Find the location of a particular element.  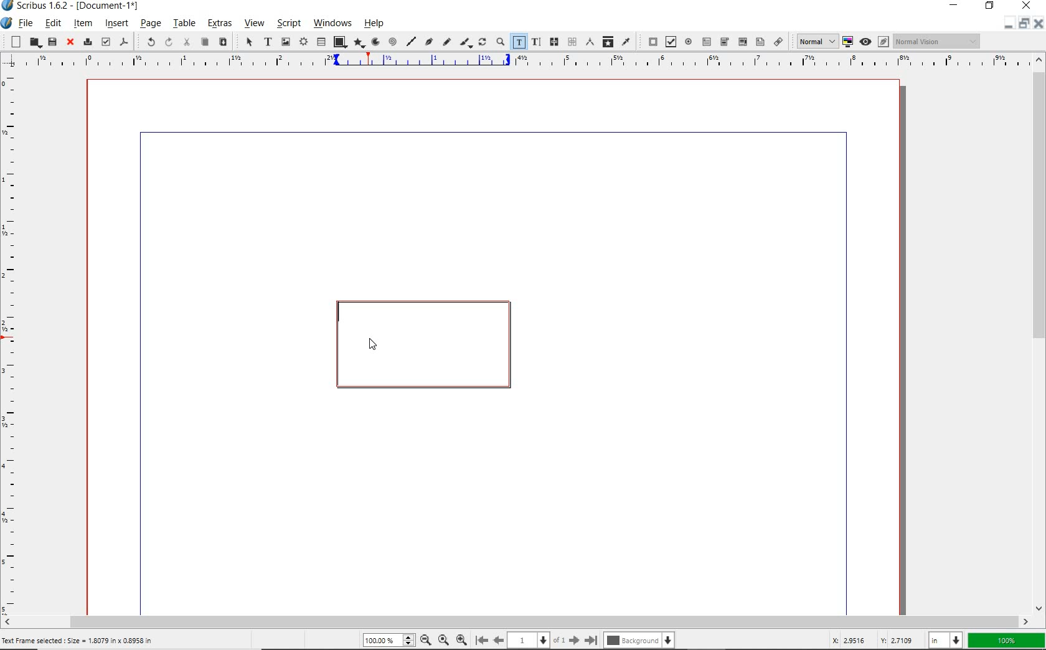

paste is located at coordinates (224, 43).